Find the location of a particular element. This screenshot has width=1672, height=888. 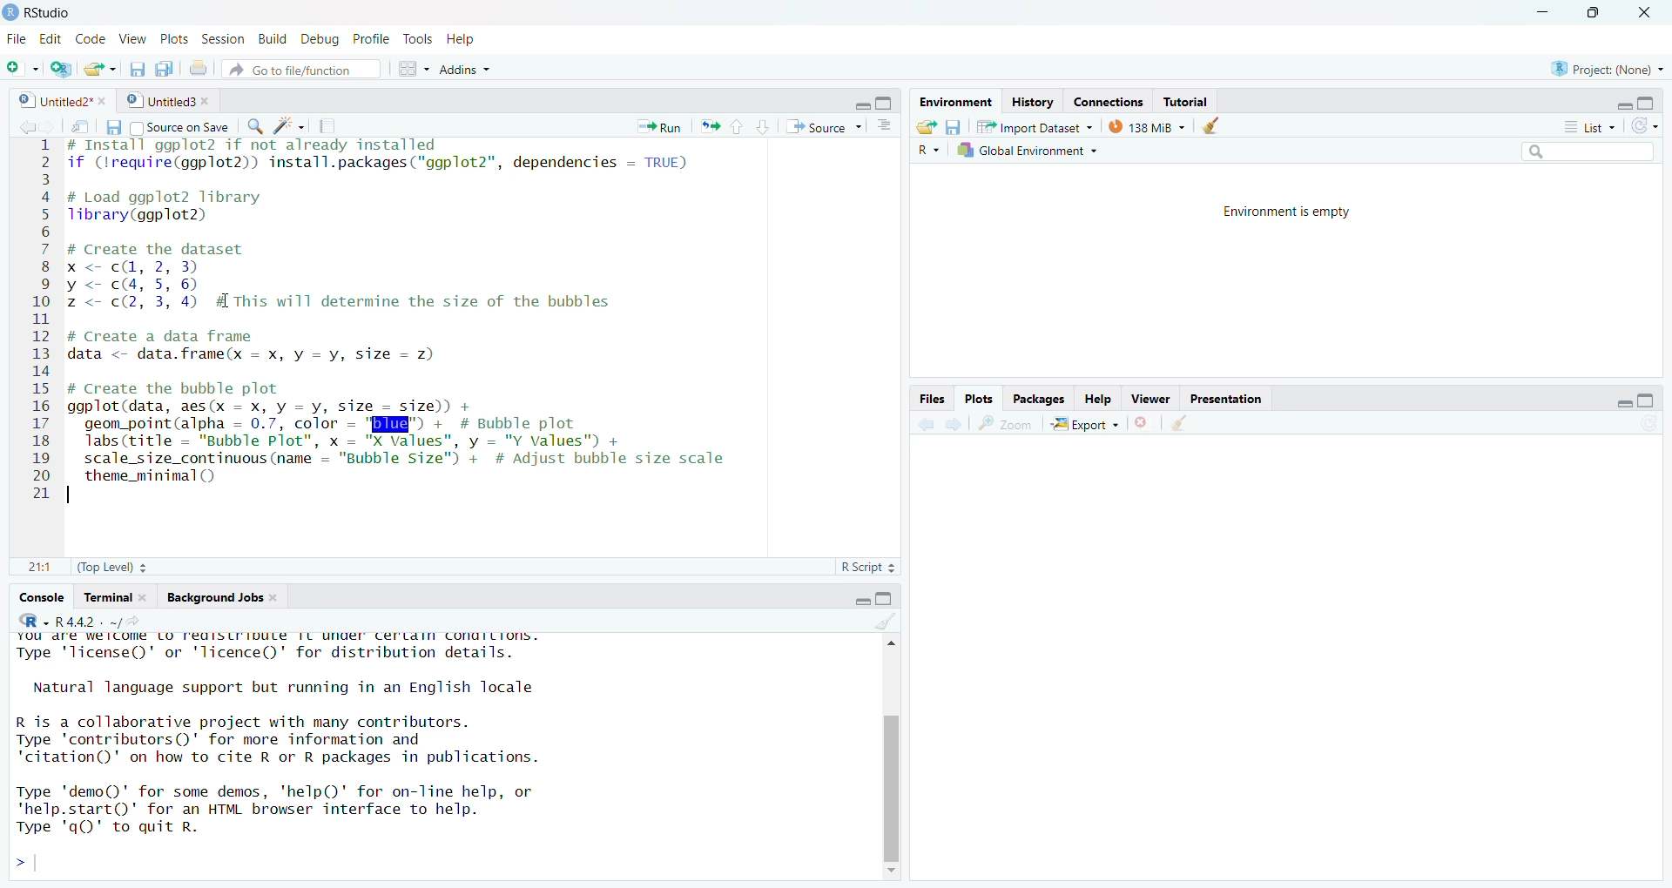

 project: (None)  is located at coordinates (1611, 67).